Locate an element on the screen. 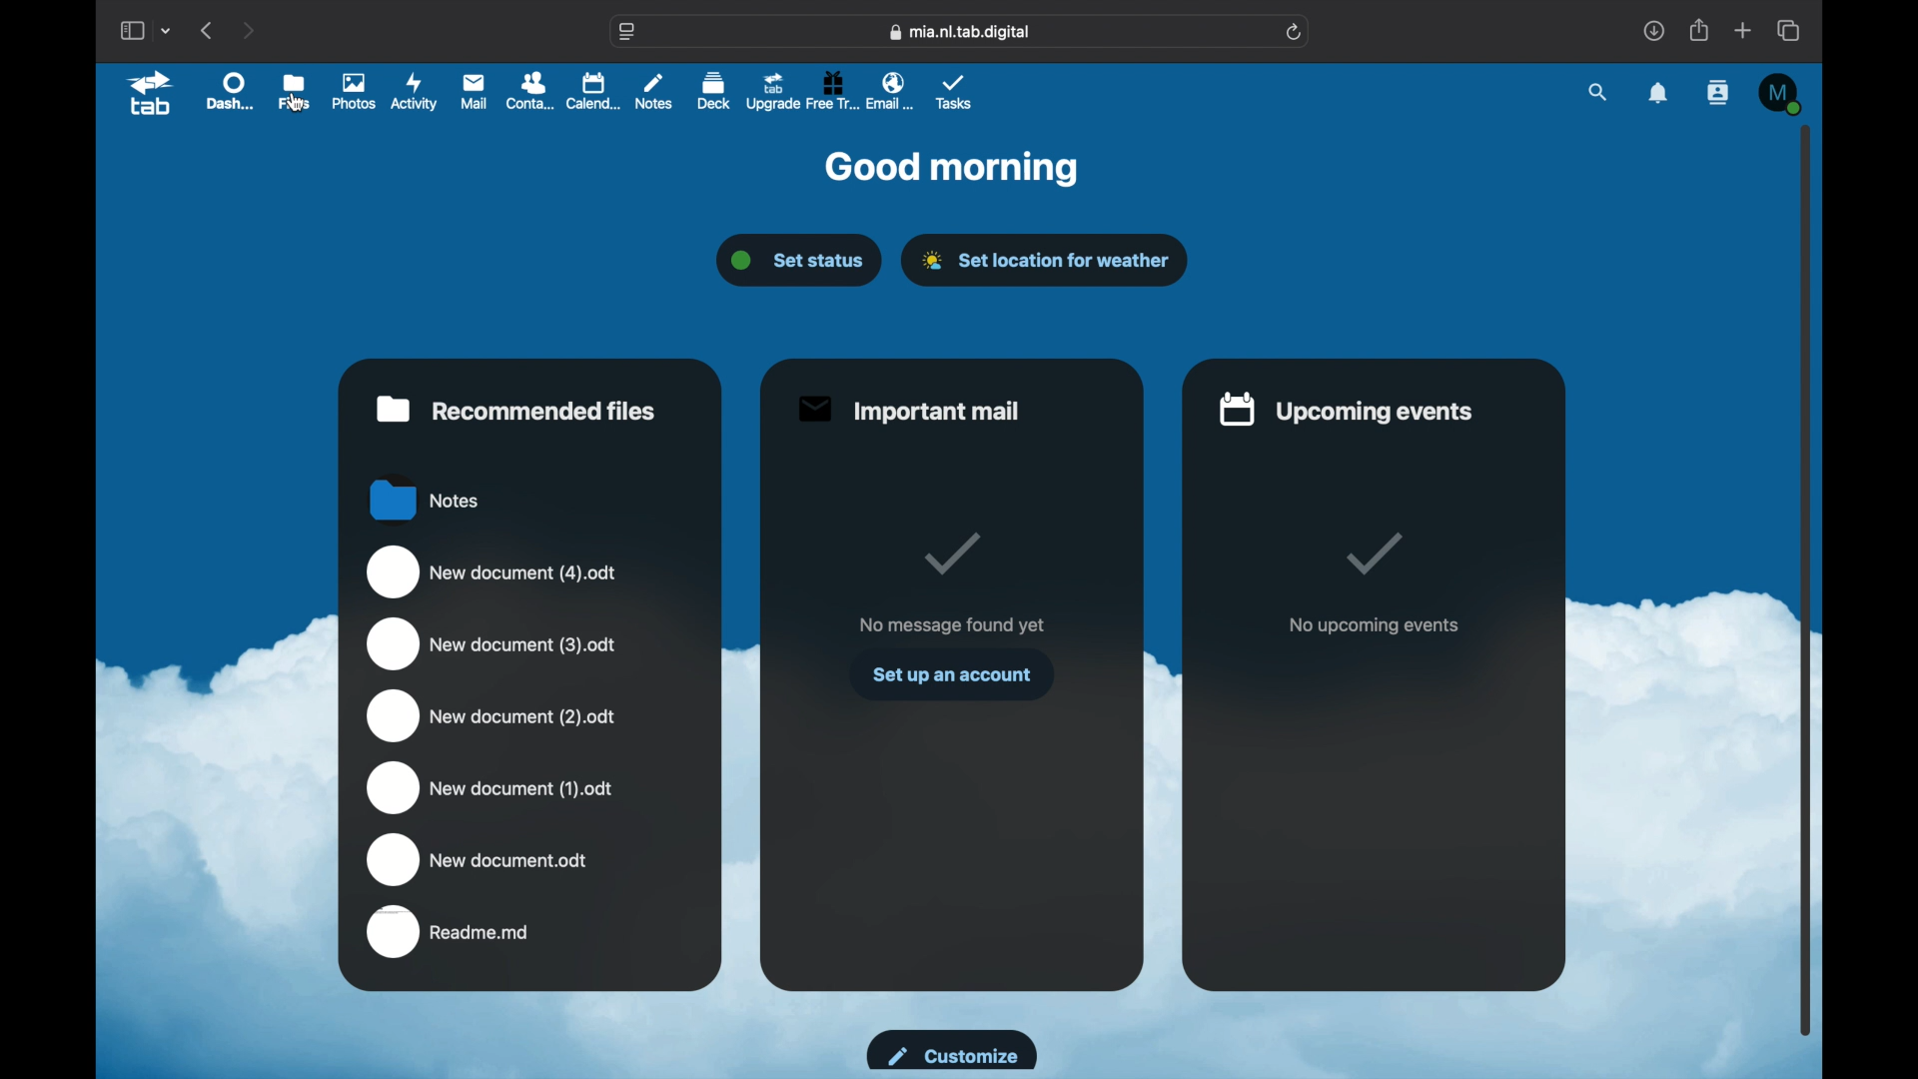 The width and height of the screenshot is (1918, 1079). next is located at coordinates (248, 31).